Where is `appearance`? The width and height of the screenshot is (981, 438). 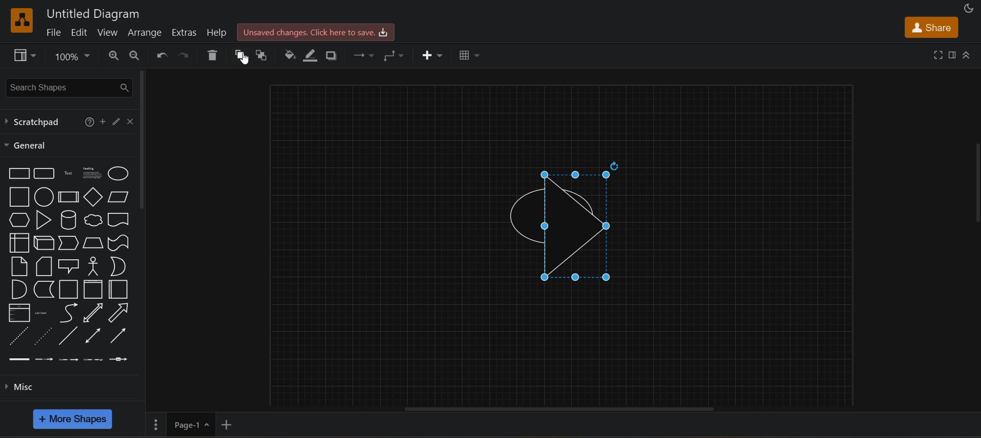 appearance is located at coordinates (970, 7).